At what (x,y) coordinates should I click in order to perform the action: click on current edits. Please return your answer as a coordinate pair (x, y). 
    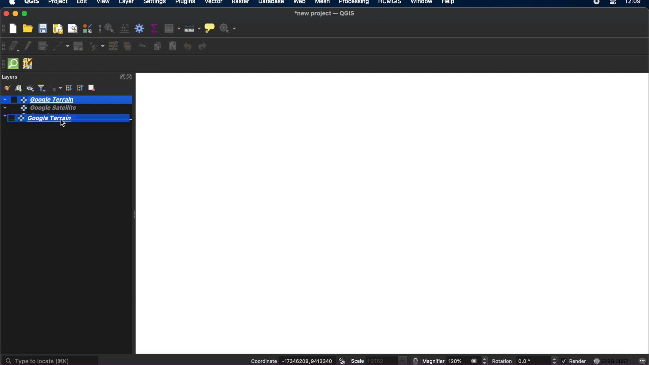
    Looking at the image, I should click on (16, 47).